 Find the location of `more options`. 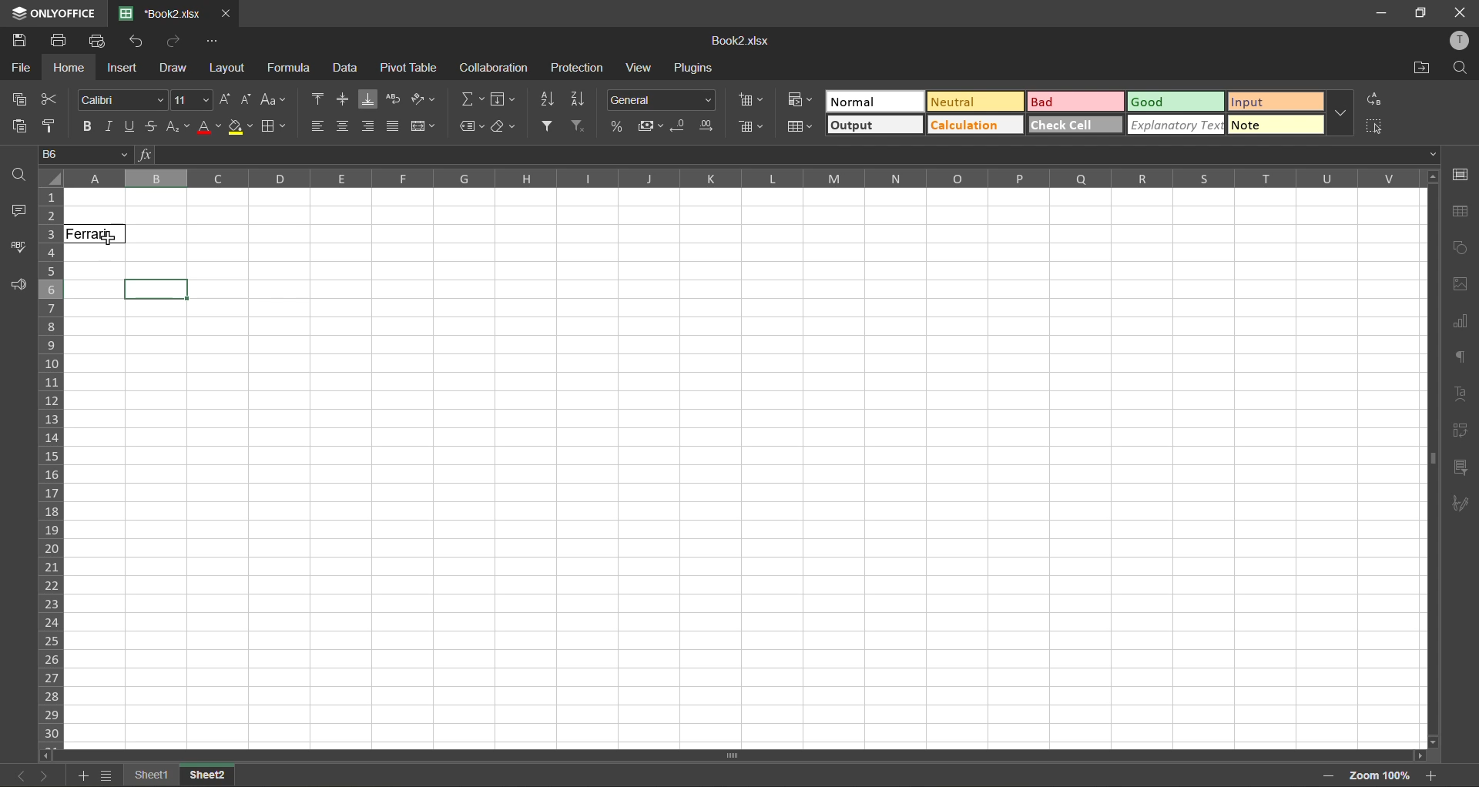

more options is located at coordinates (1341, 112).